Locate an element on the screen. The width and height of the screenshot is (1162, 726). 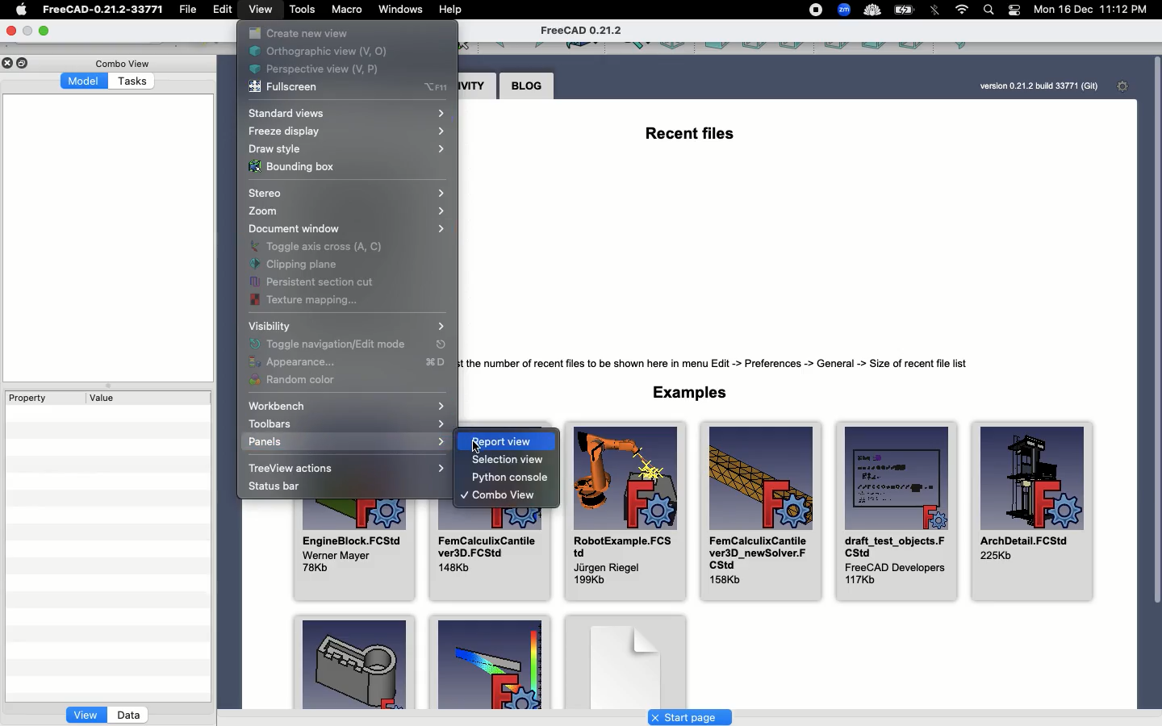
Toggle axis cross is located at coordinates (317, 247).